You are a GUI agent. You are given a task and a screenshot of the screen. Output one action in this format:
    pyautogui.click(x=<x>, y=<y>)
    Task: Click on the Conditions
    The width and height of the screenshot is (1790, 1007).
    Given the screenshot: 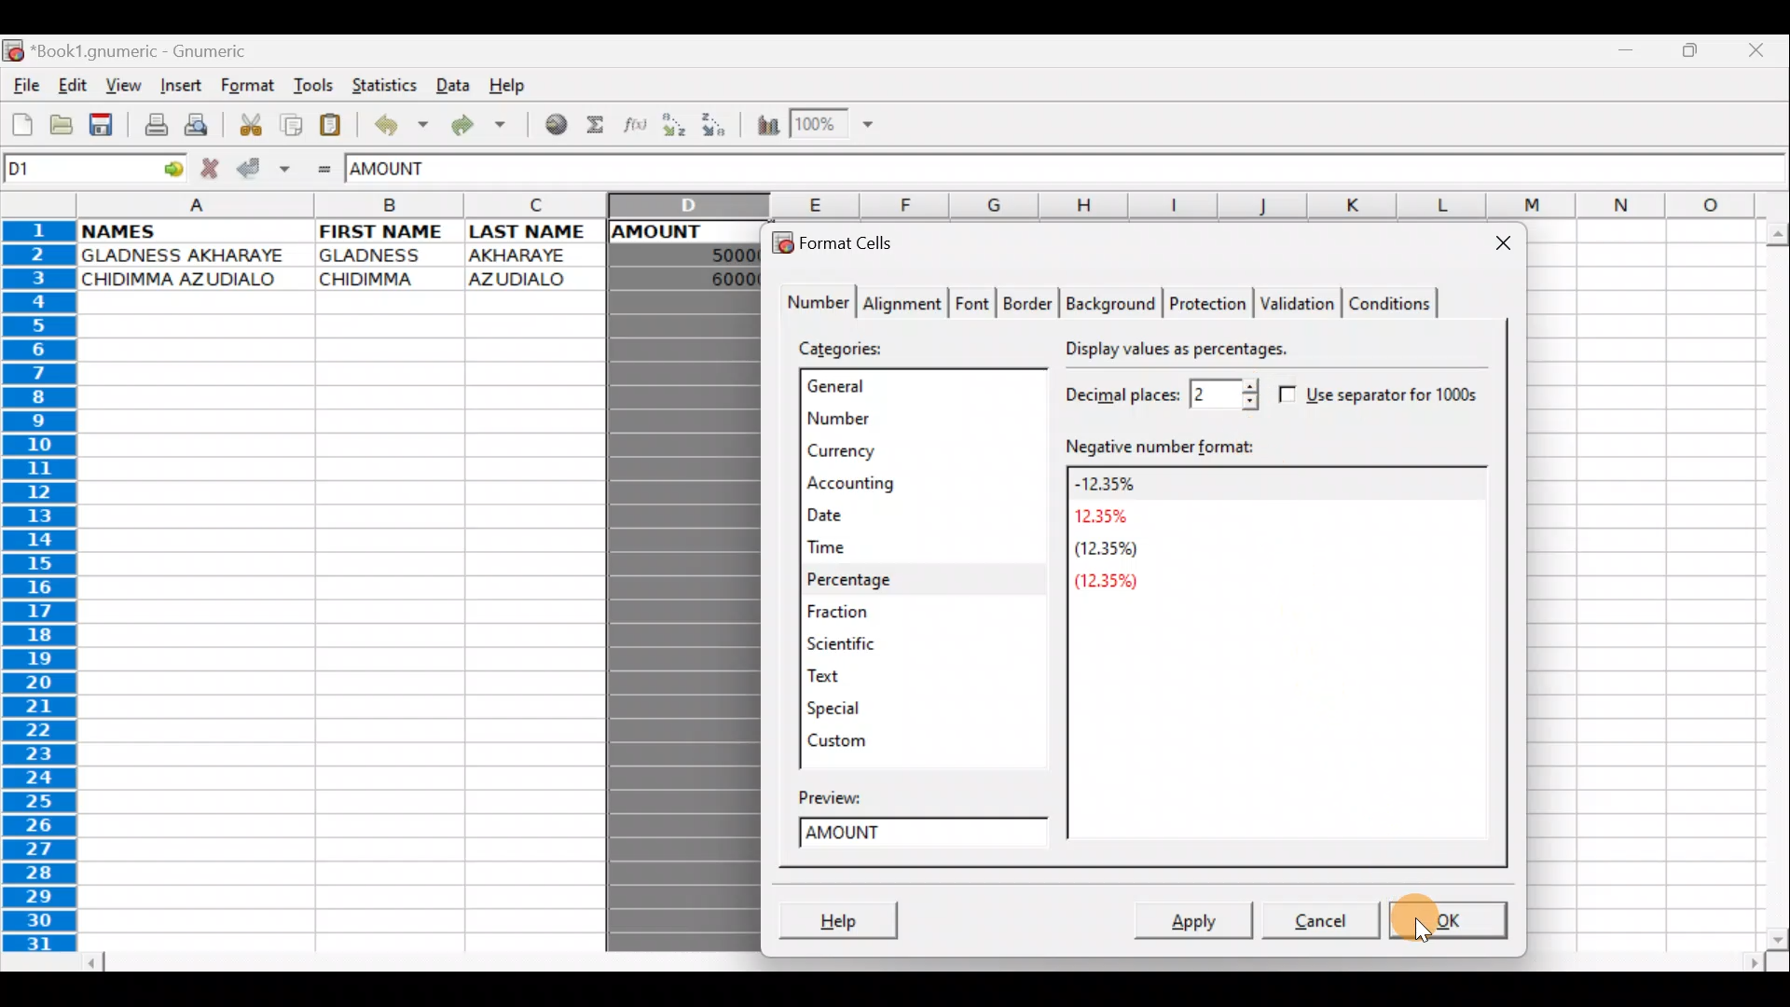 What is the action you would take?
    pyautogui.click(x=1392, y=300)
    